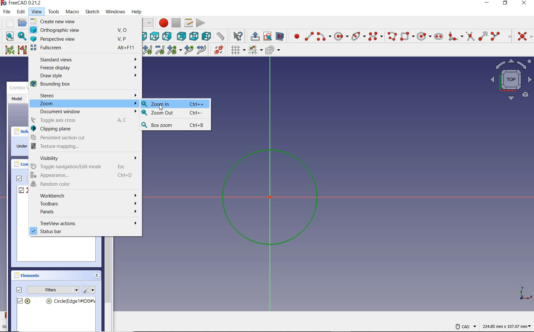 The height and width of the screenshot is (332, 534). I want to click on create fillet, so click(455, 37).